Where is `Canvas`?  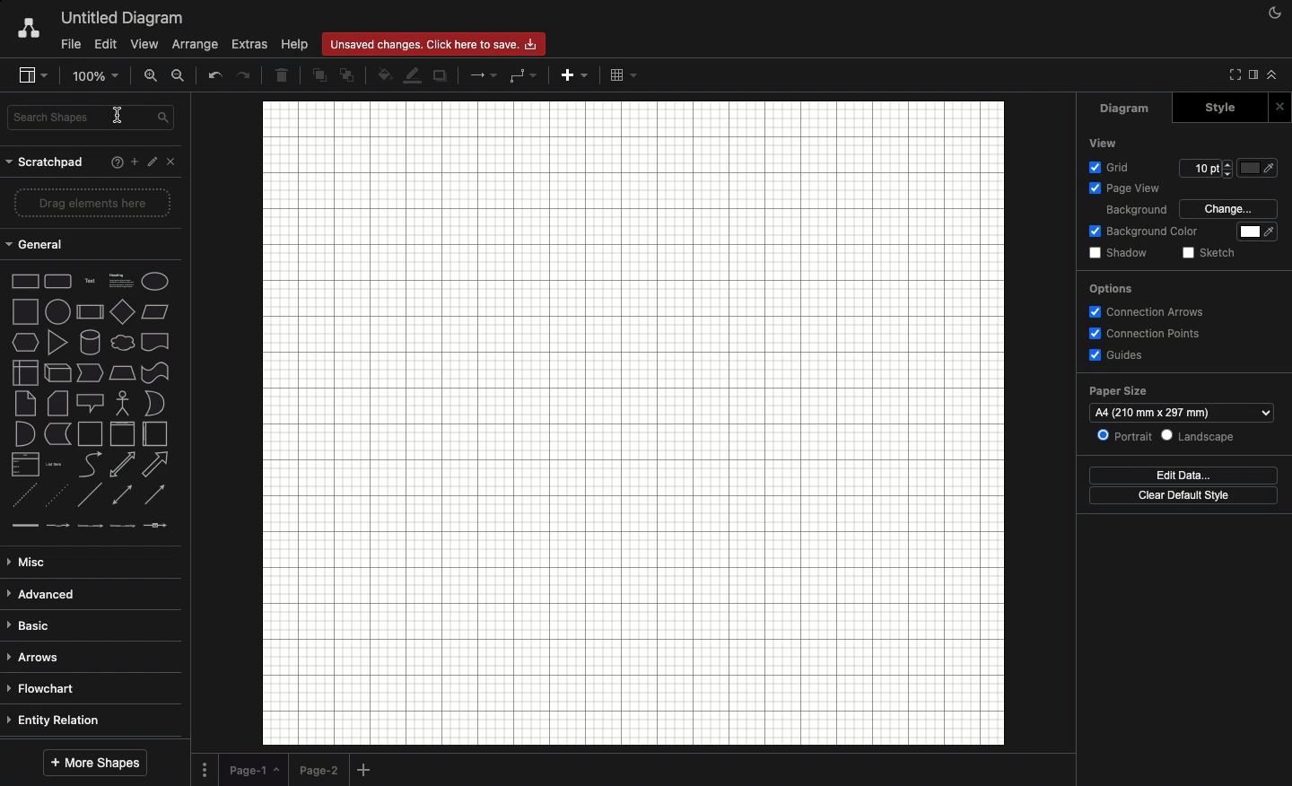
Canvas is located at coordinates (633, 423).